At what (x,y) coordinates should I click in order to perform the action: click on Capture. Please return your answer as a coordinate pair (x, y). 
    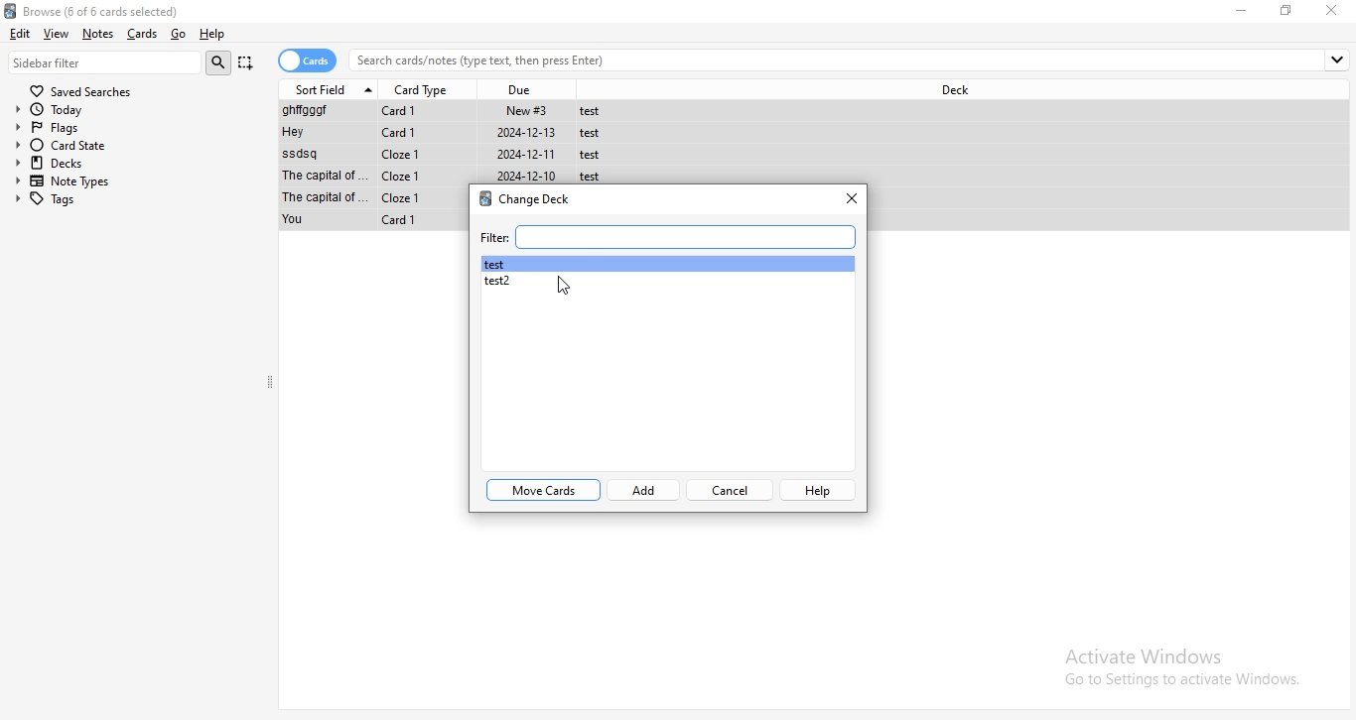
    Looking at the image, I should click on (246, 62).